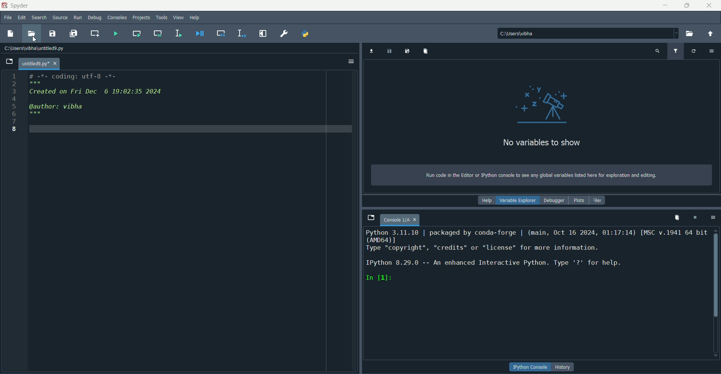  What do you see at coordinates (141, 18) in the screenshot?
I see `projects` at bounding box center [141, 18].